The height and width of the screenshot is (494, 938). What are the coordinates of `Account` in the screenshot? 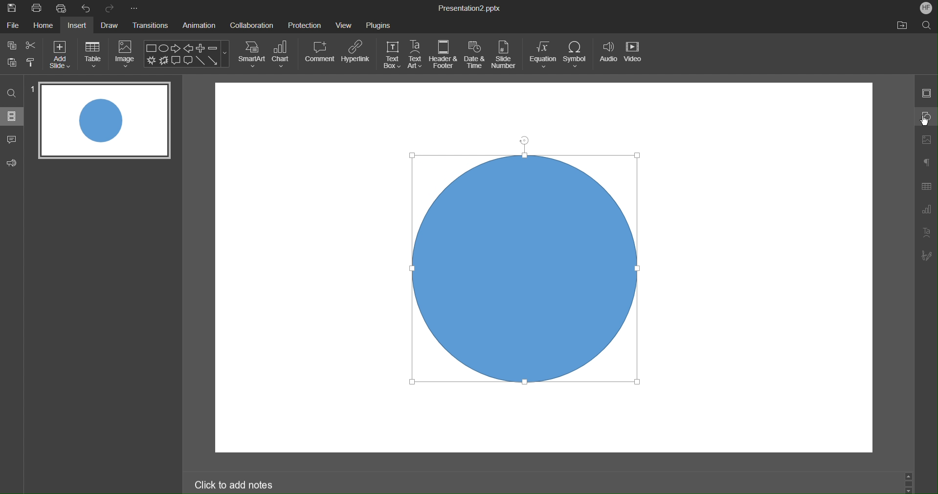 It's located at (924, 7).